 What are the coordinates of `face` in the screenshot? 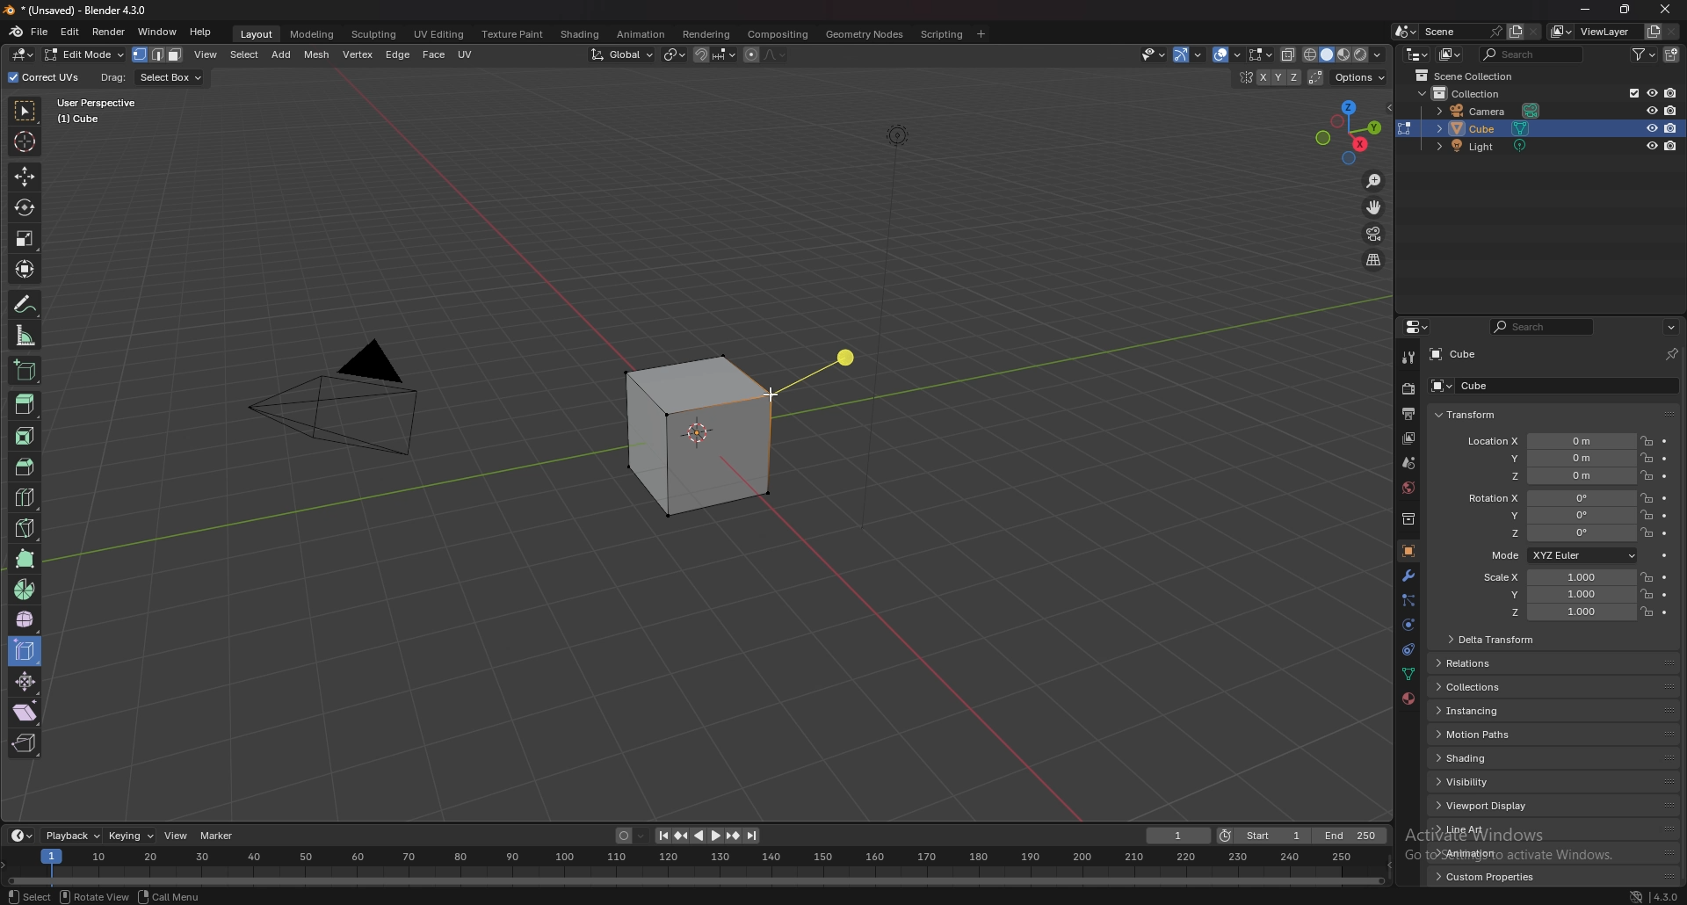 It's located at (434, 56).